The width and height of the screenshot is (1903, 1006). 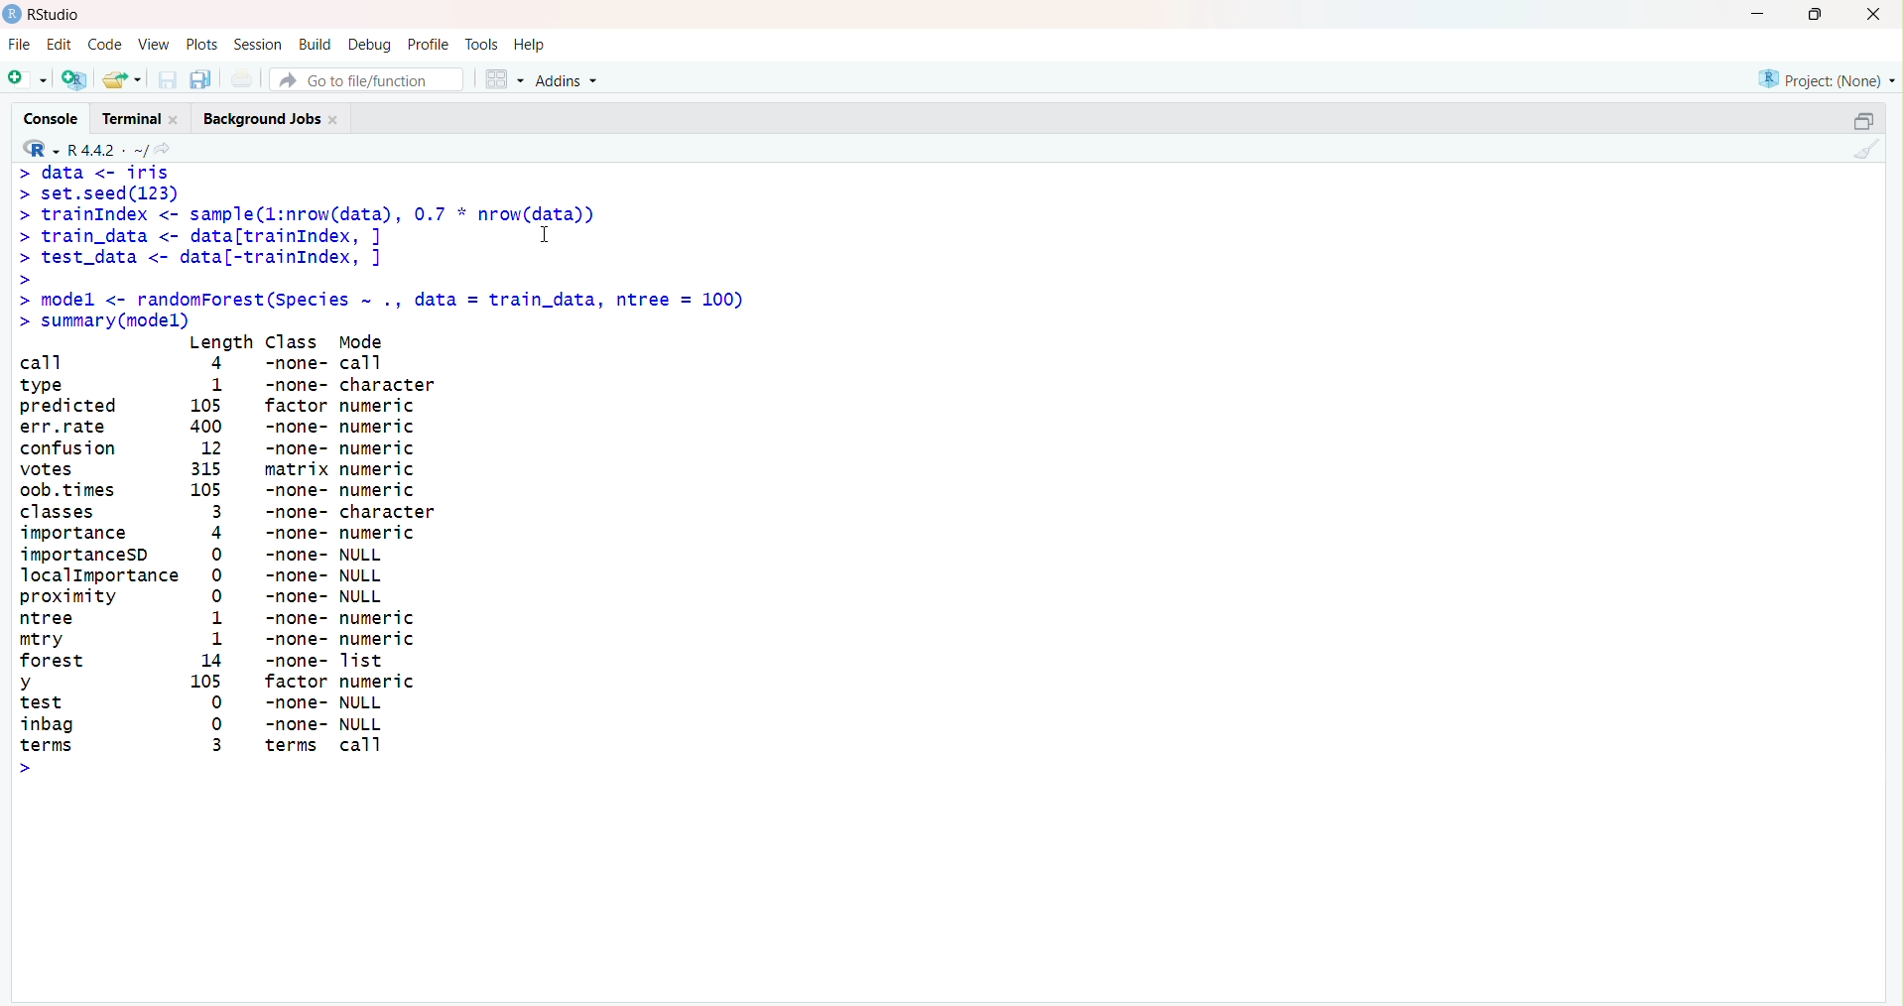 What do you see at coordinates (1825, 78) in the screenshot?
I see `Project (None)` at bounding box center [1825, 78].